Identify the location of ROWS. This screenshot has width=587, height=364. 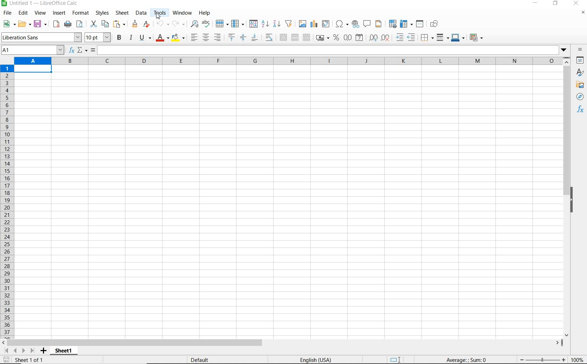
(8, 201).